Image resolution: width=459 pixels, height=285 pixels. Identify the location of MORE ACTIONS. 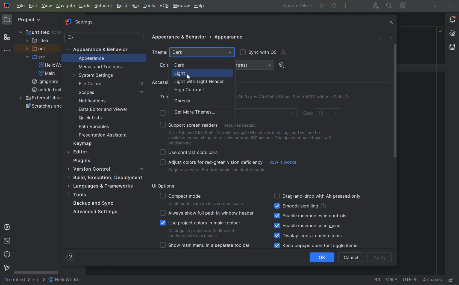
(346, 6).